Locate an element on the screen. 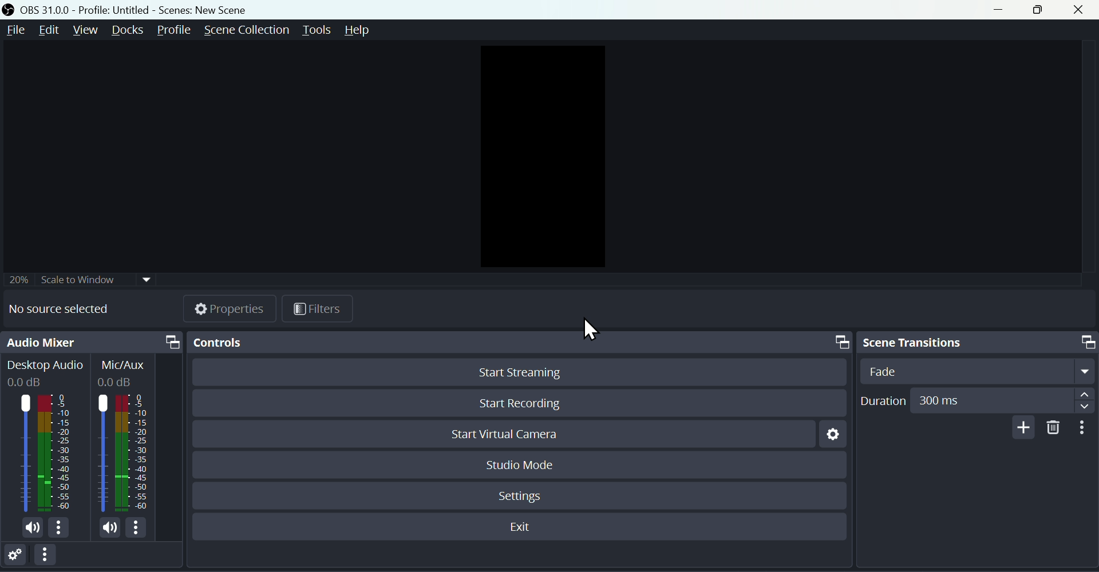 Image resolution: width=1099 pixels, height=572 pixels. more options is located at coordinates (141, 527).